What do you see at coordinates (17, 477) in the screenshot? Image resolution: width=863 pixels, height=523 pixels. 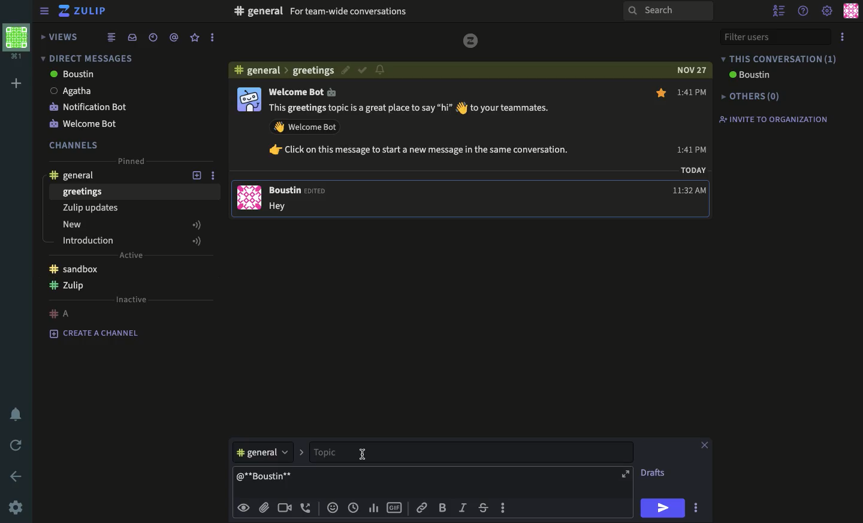 I see `back ` at bounding box center [17, 477].